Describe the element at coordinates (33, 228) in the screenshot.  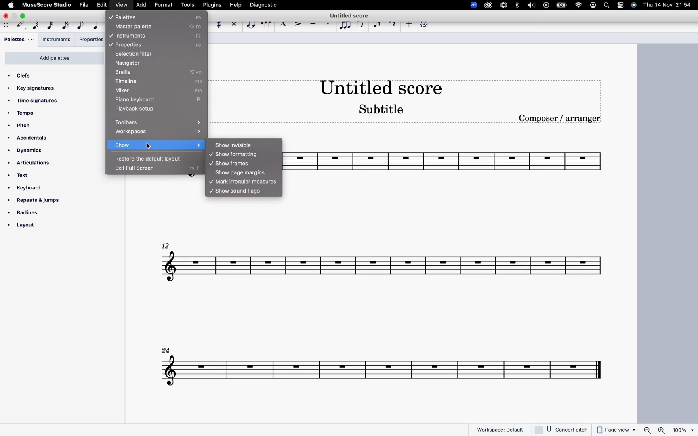
I see `layout` at that location.